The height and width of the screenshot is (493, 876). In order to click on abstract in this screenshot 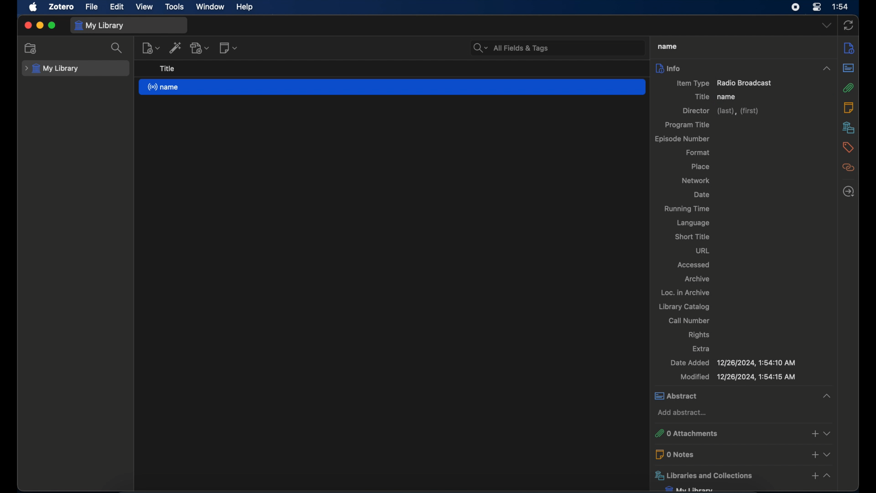, I will do `click(744, 395)`.